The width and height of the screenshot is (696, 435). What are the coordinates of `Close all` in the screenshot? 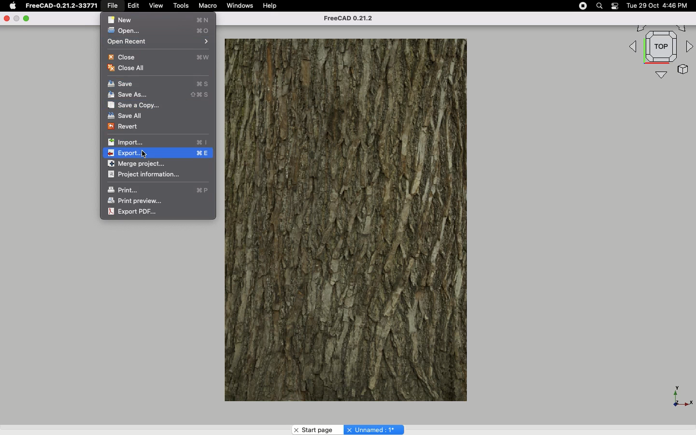 It's located at (128, 69).